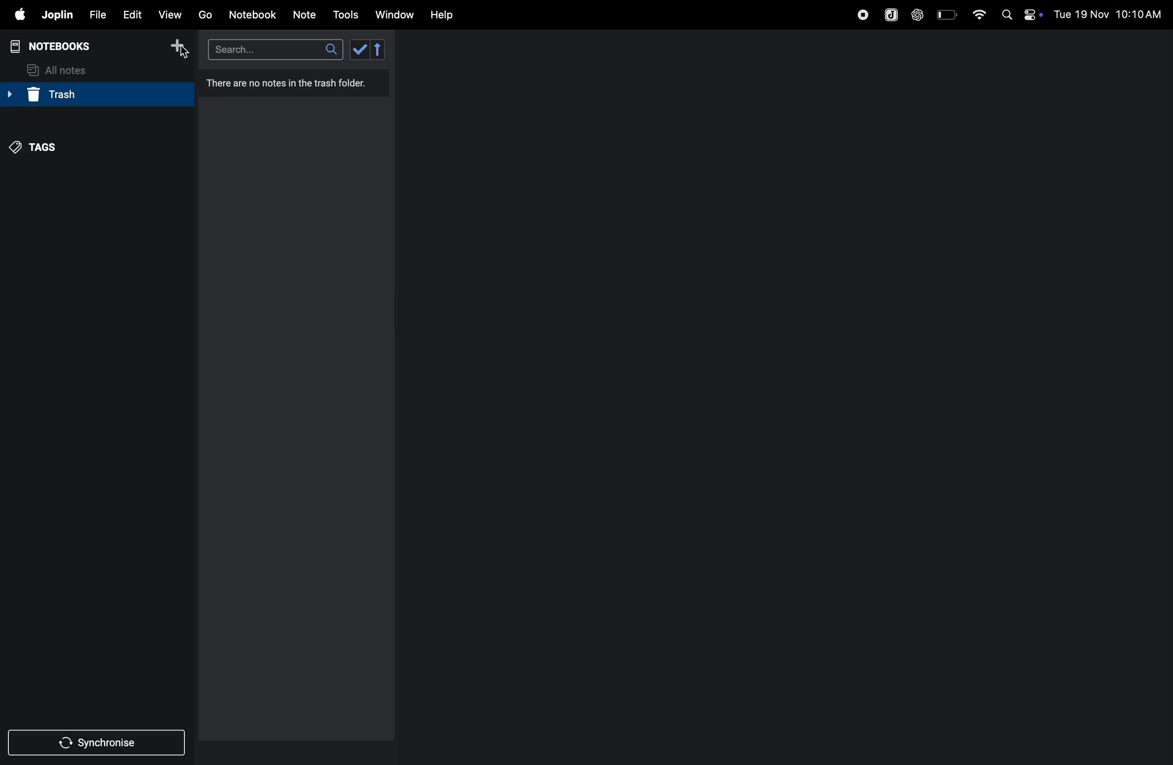 Image resolution: width=1173 pixels, height=765 pixels. Describe the element at coordinates (181, 46) in the screenshot. I see `add` at that location.